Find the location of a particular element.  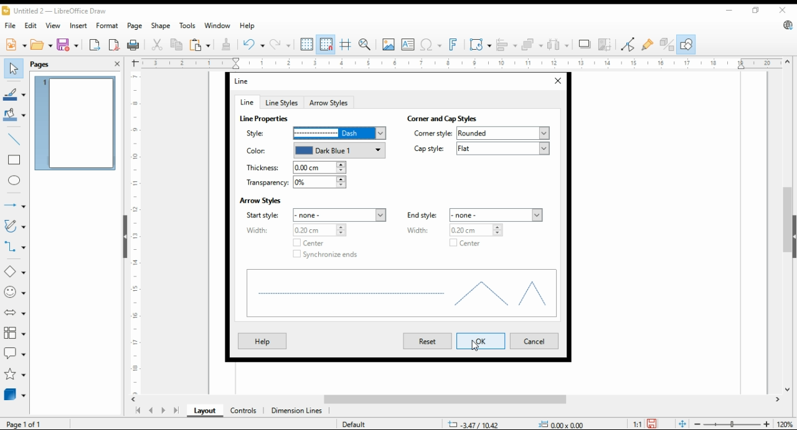

shadow is located at coordinates (585, 44).